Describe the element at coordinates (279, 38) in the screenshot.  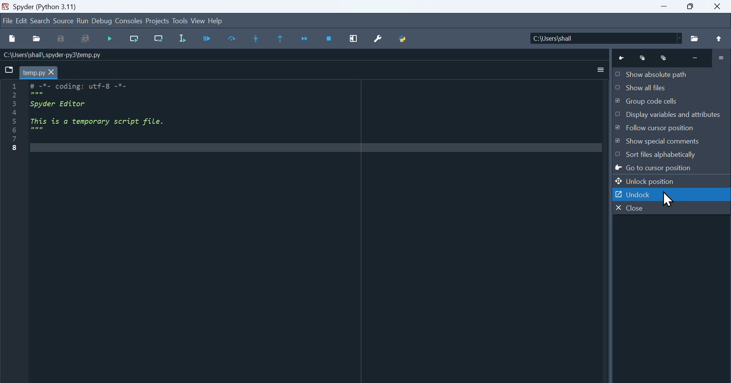
I see `Execute until same function returns` at that location.